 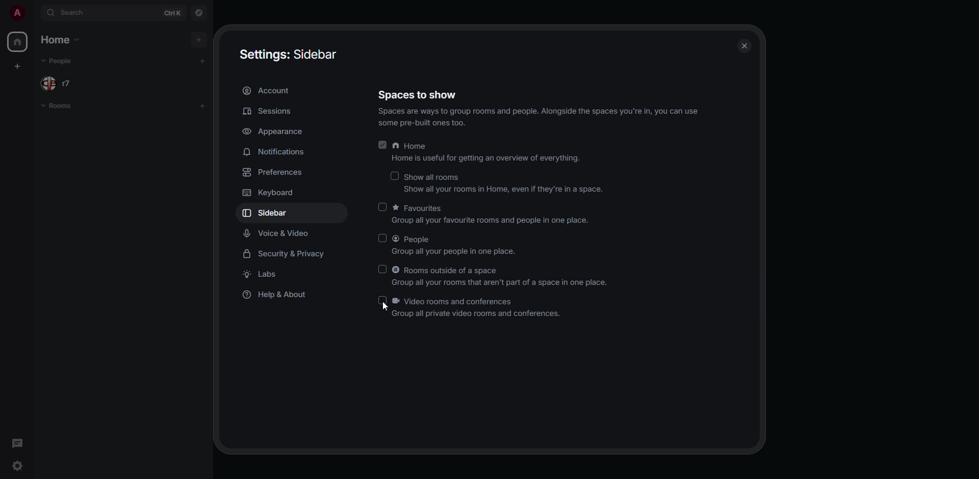 I want to click on enabled, so click(x=382, y=145).